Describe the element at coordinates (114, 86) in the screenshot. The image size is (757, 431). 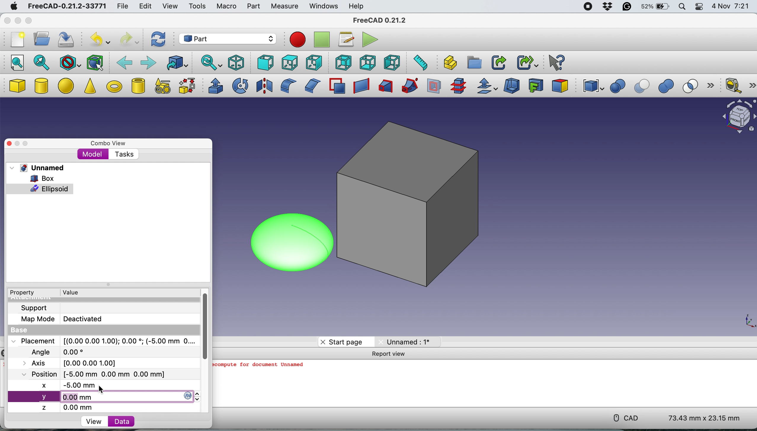
I see `torus` at that location.